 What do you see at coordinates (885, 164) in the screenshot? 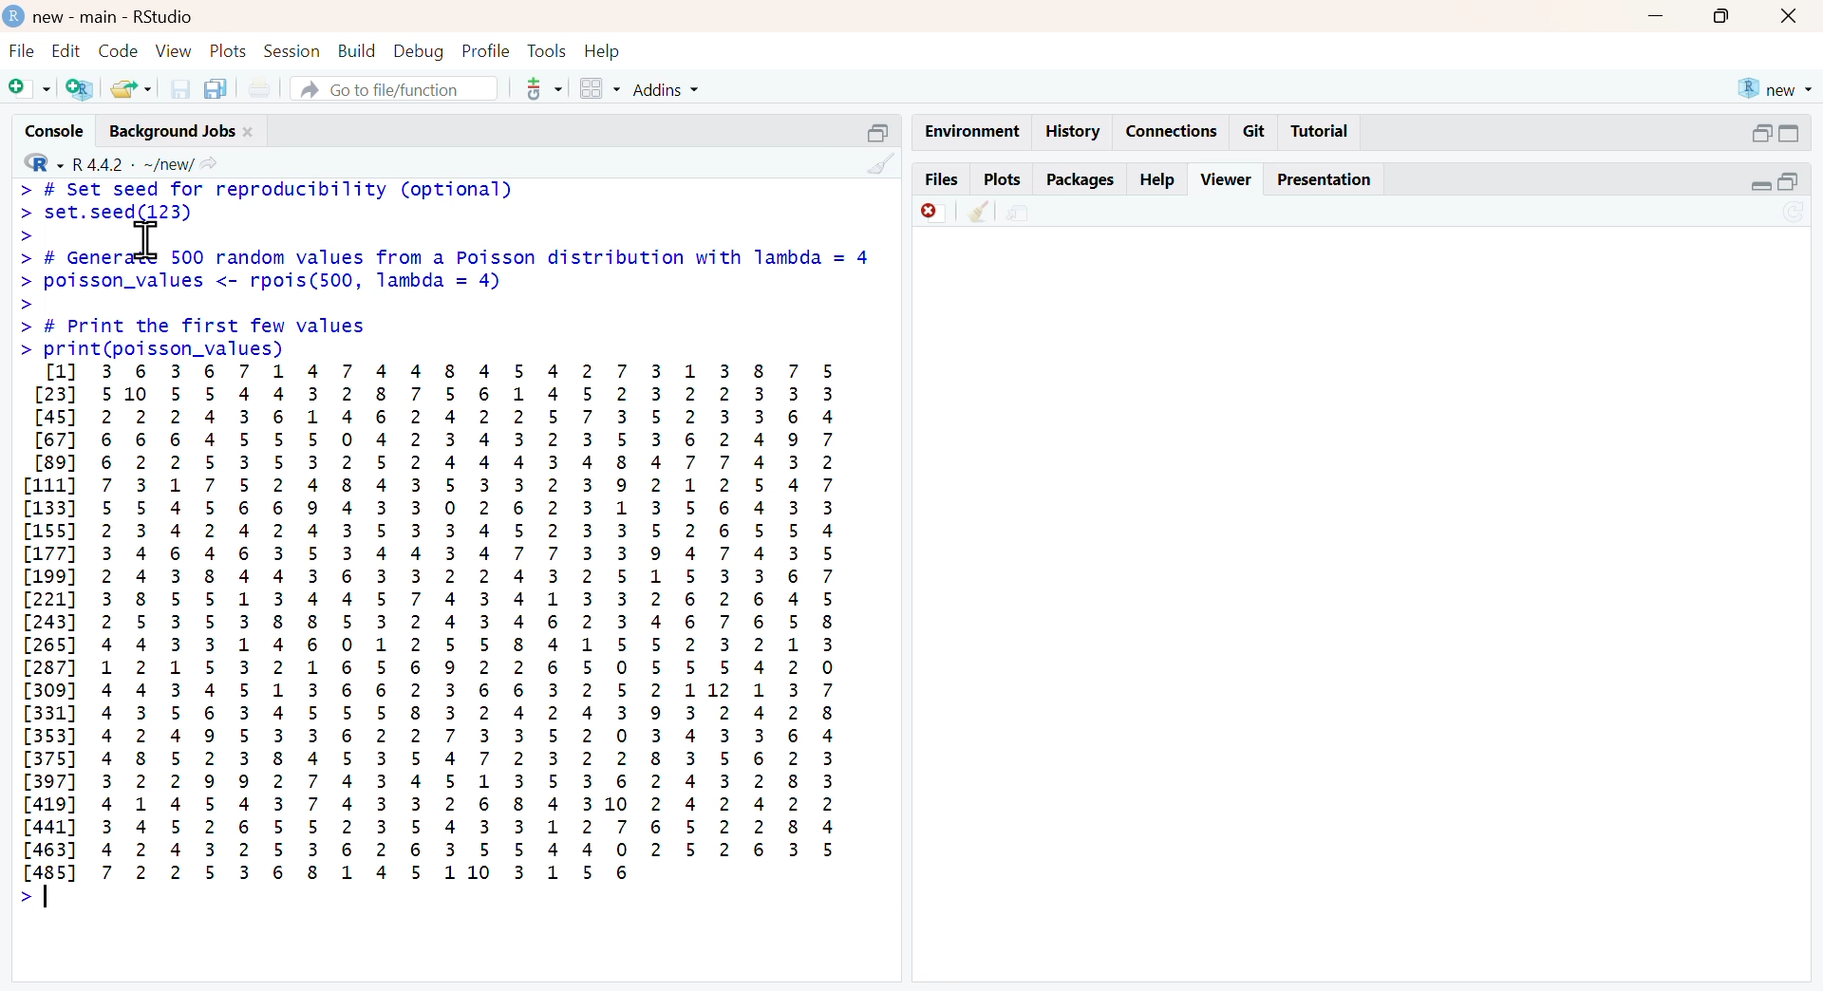
I see `clean` at bounding box center [885, 164].